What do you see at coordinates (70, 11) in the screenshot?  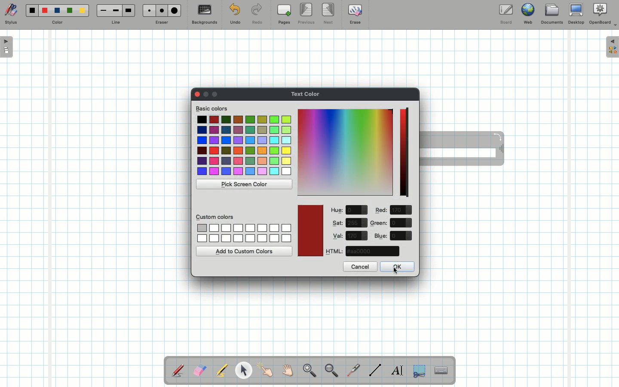 I see `Green` at bounding box center [70, 11].